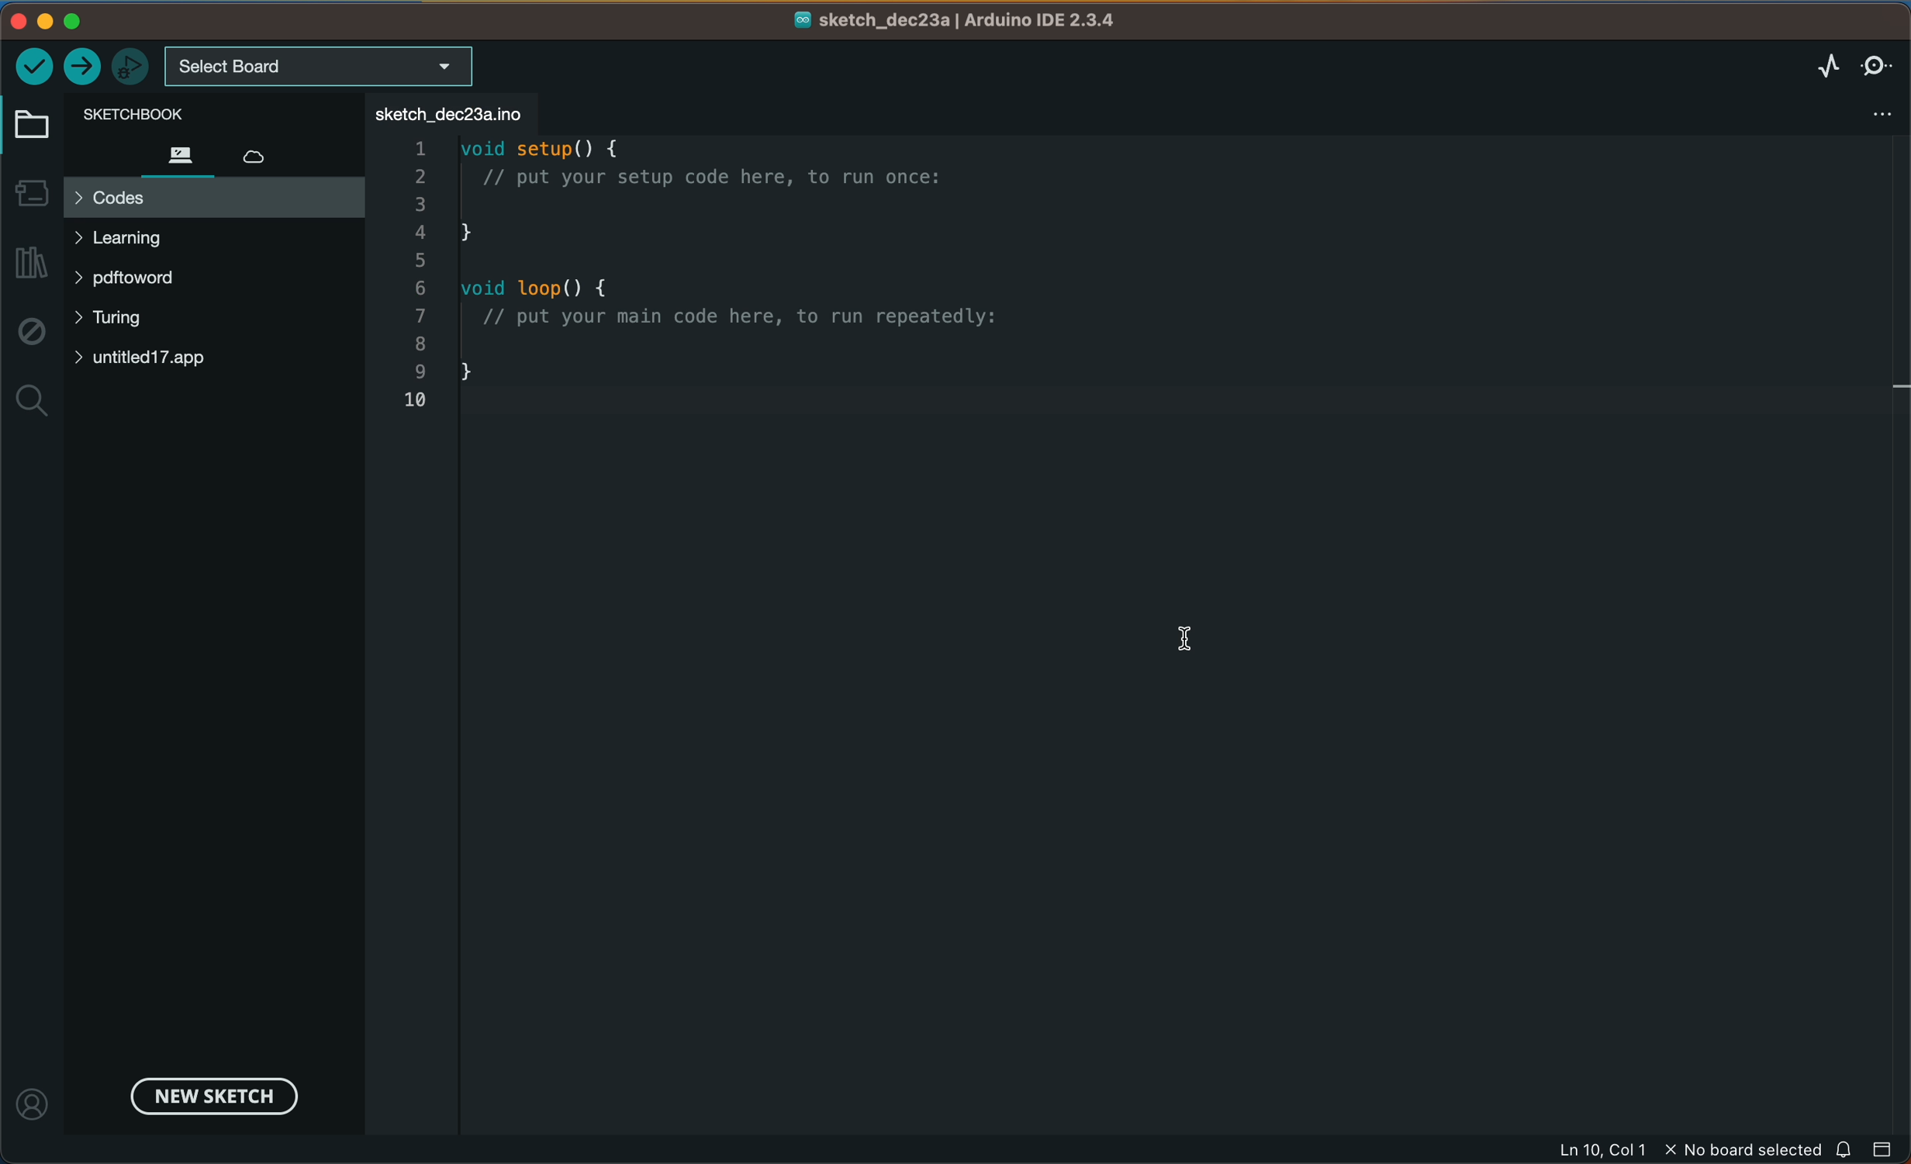 The height and width of the screenshot is (1164, 1911). I want to click on folder, so click(35, 124).